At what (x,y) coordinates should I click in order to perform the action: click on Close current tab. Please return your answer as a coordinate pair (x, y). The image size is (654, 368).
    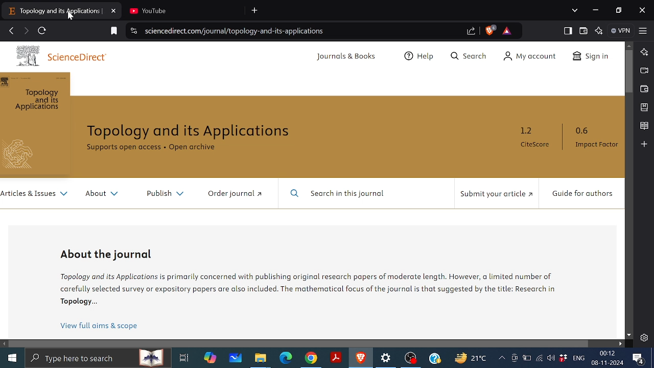
    Looking at the image, I should click on (114, 10).